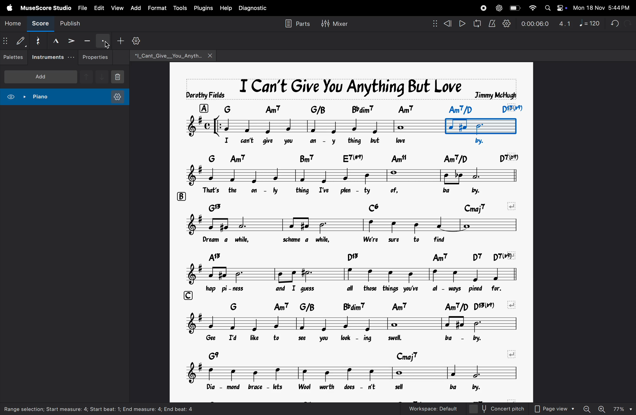 This screenshot has height=415, width=636. I want to click on workspace default, so click(429, 408).